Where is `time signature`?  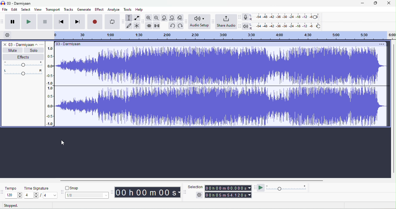
time signature is located at coordinates (37, 188).